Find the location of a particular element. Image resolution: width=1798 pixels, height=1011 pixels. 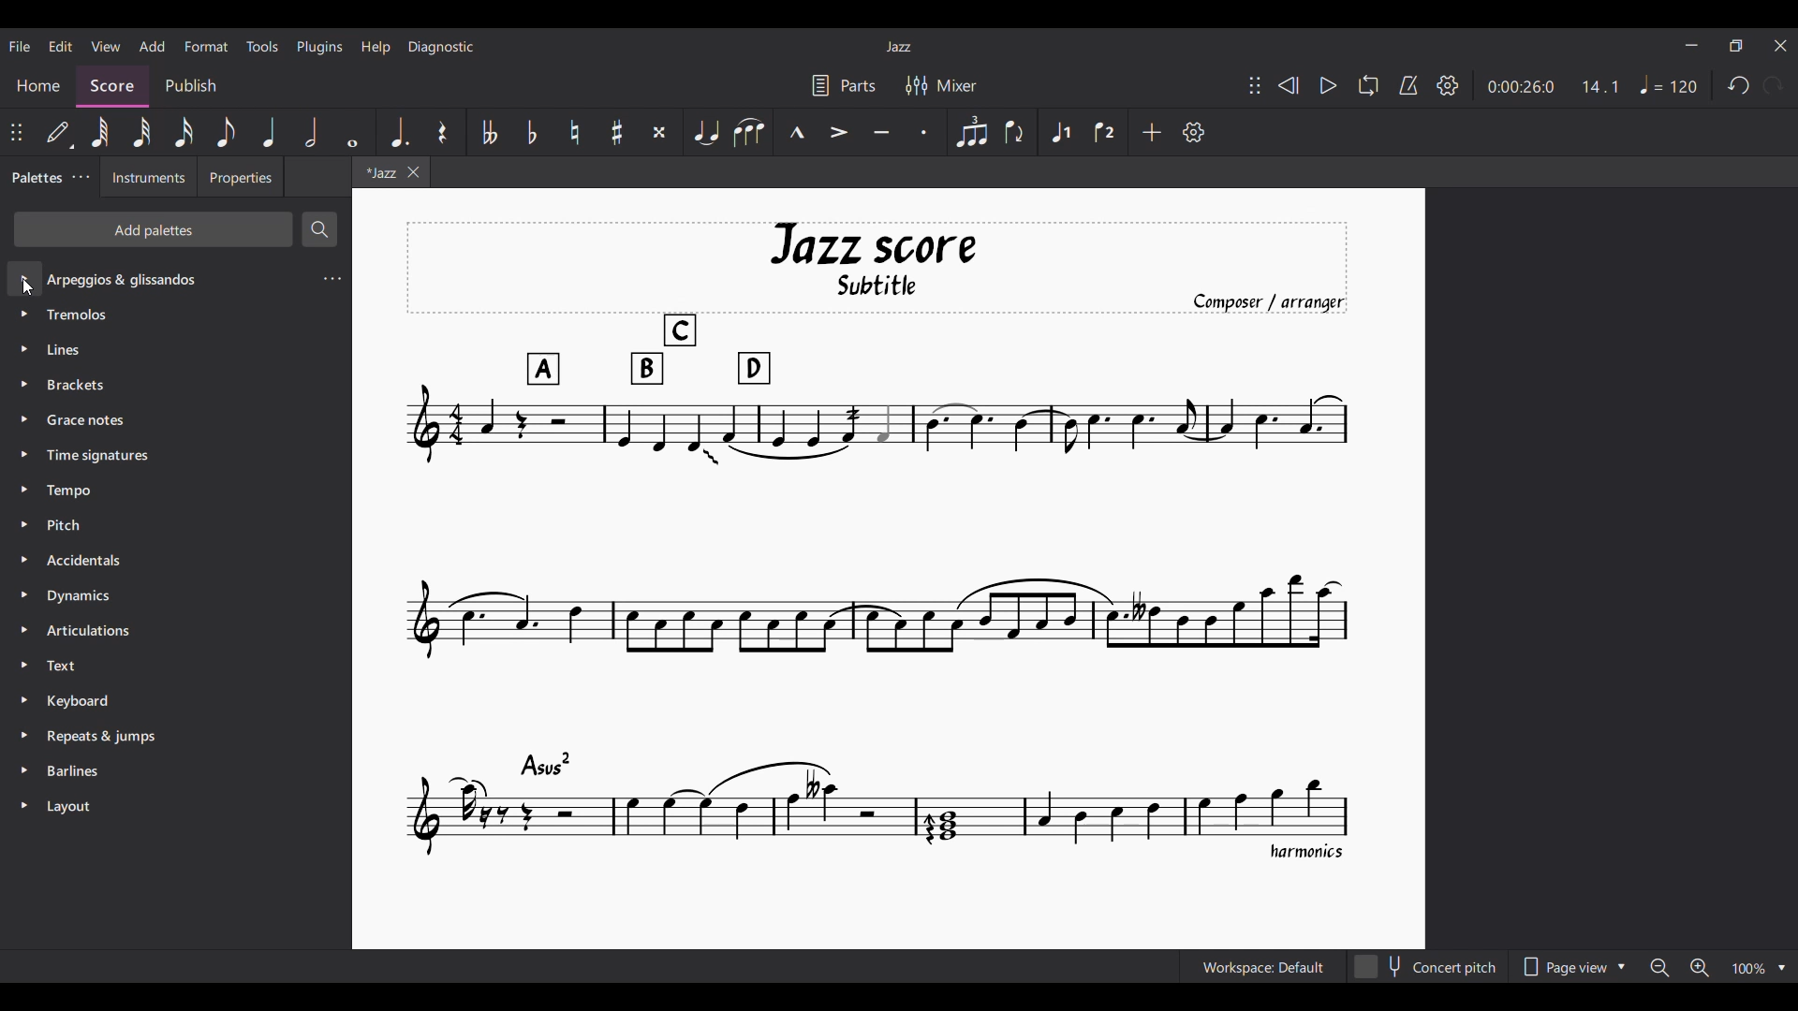

Change position is located at coordinates (17, 132).